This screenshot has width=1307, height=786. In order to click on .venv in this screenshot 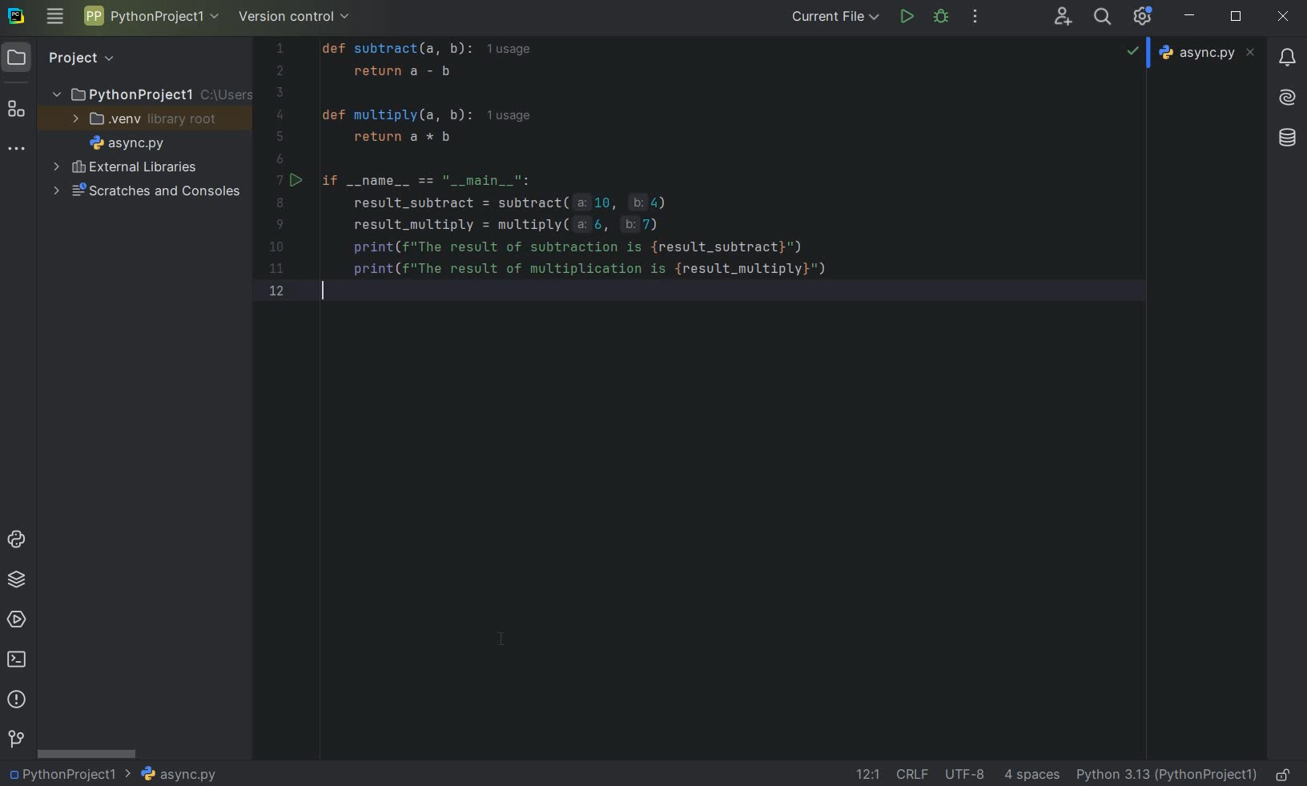, I will do `click(147, 121)`.